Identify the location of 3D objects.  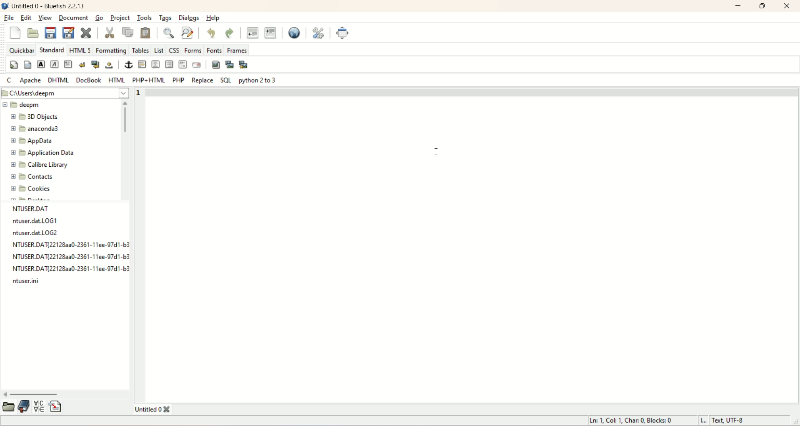
(35, 118).